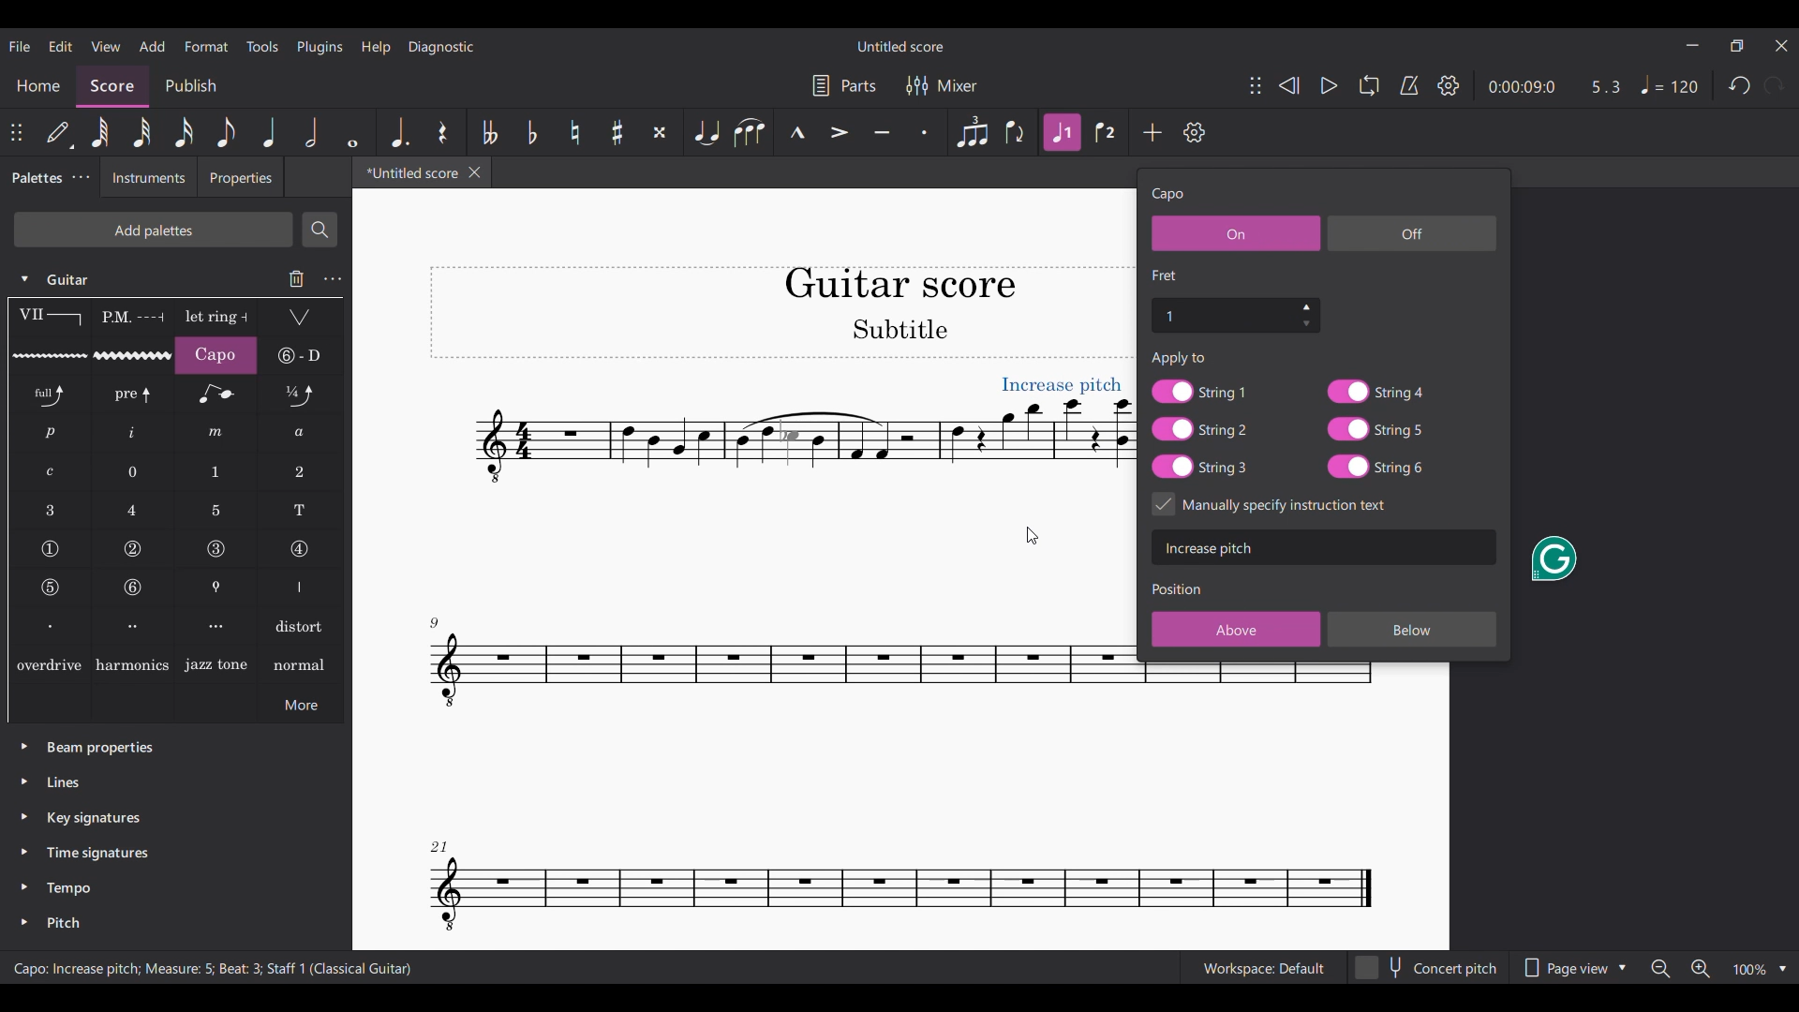 The height and width of the screenshot is (1012, 1799). Describe the element at coordinates (749, 132) in the screenshot. I see `Slur` at that location.